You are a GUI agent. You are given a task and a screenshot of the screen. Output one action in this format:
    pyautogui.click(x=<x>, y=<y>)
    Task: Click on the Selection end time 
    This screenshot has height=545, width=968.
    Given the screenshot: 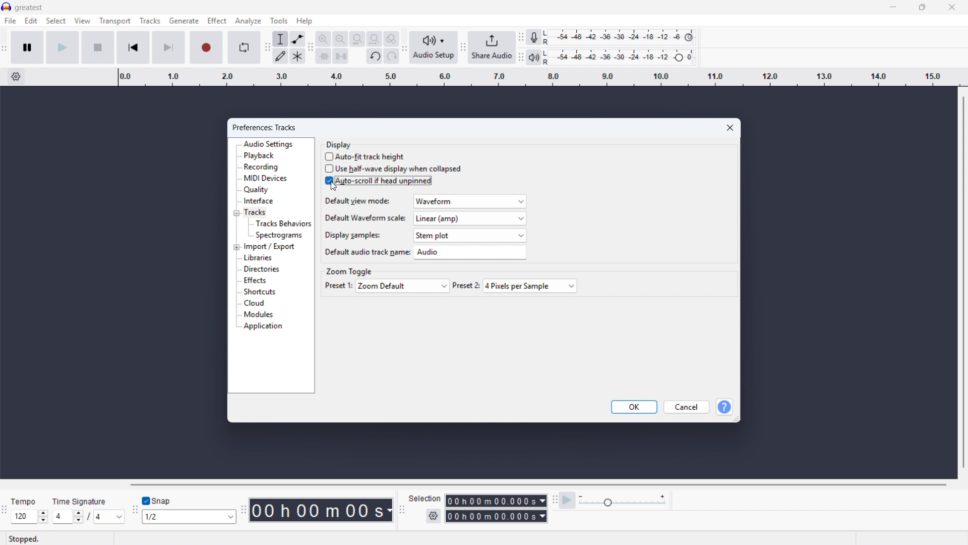 What is the action you would take?
    pyautogui.click(x=497, y=517)
    